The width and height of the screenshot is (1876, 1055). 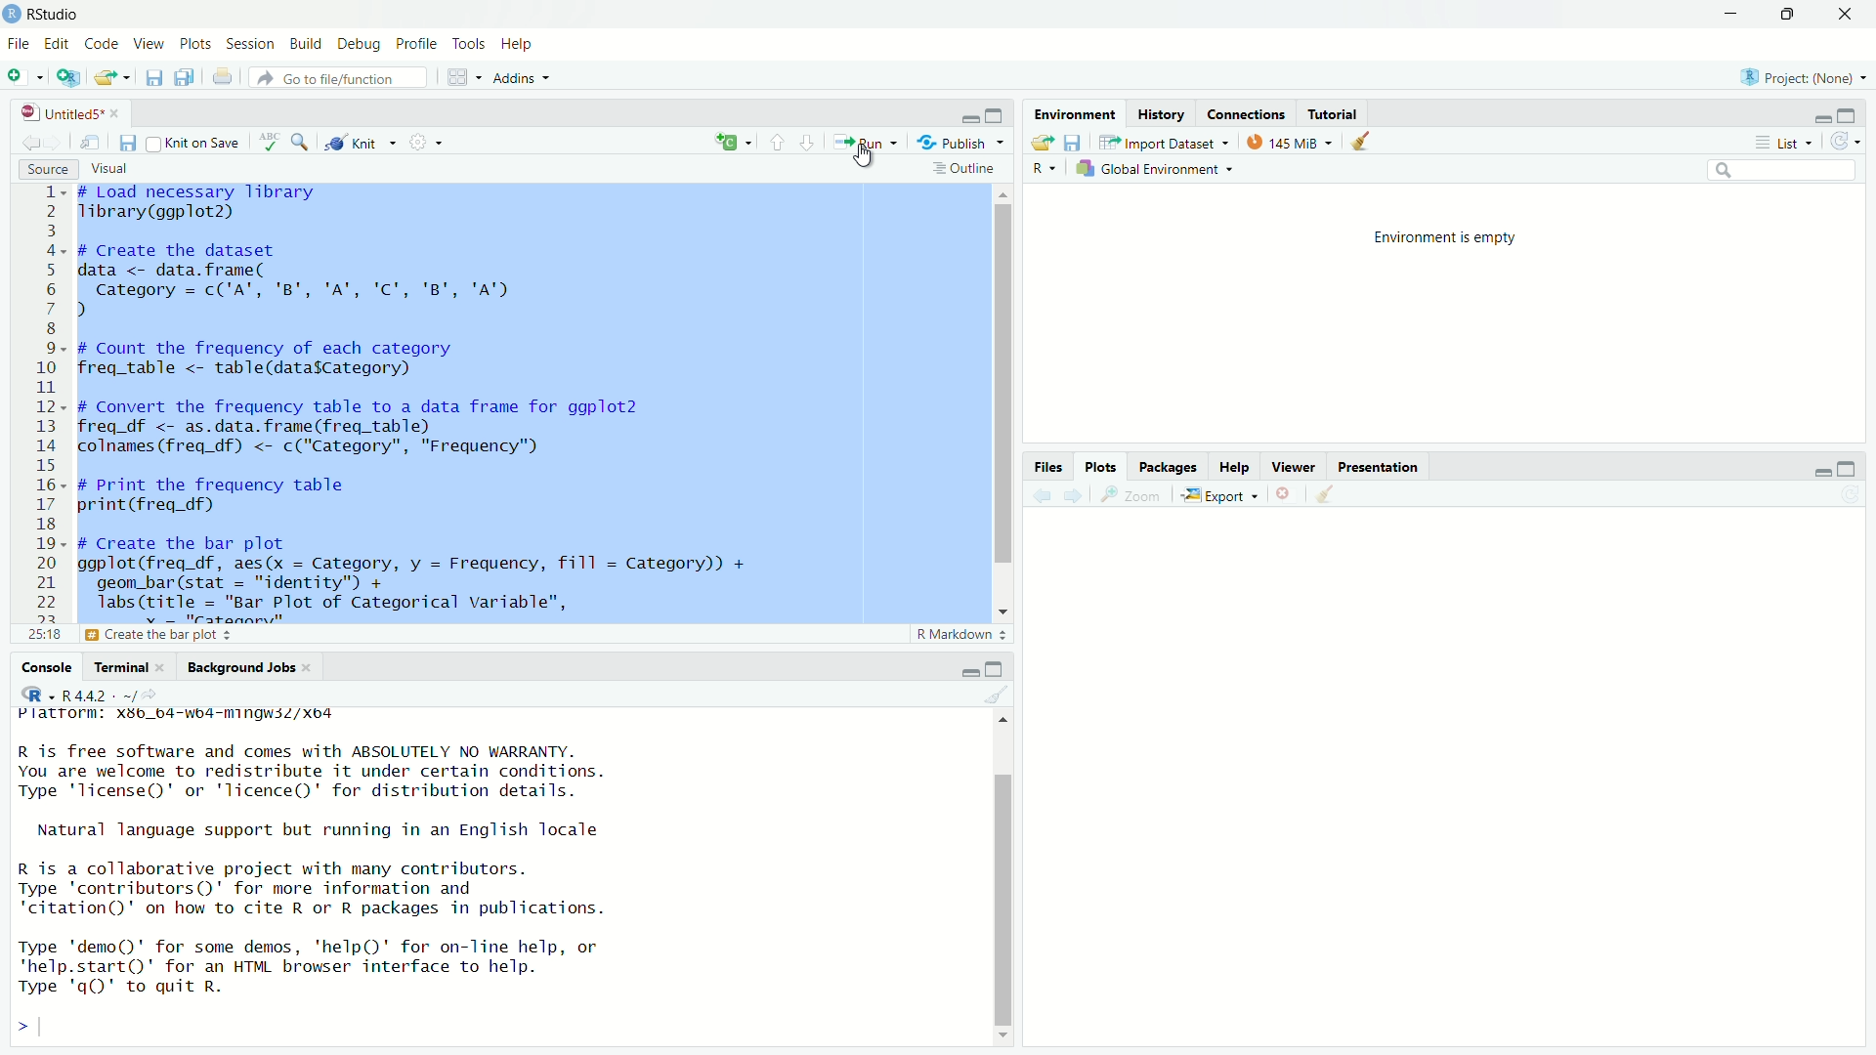 What do you see at coordinates (1045, 169) in the screenshot?
I see `R dropdown` at bounding box center [1045, 169].